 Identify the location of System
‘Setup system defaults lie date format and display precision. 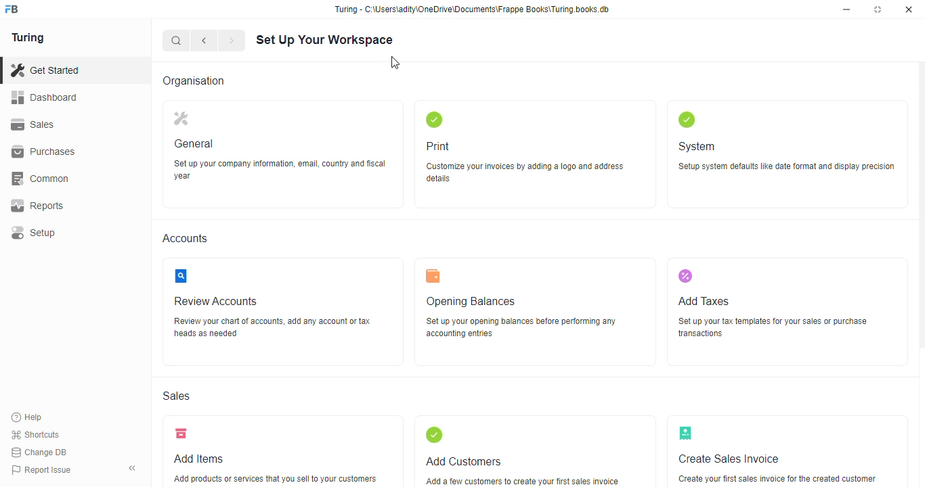
(785, 154).